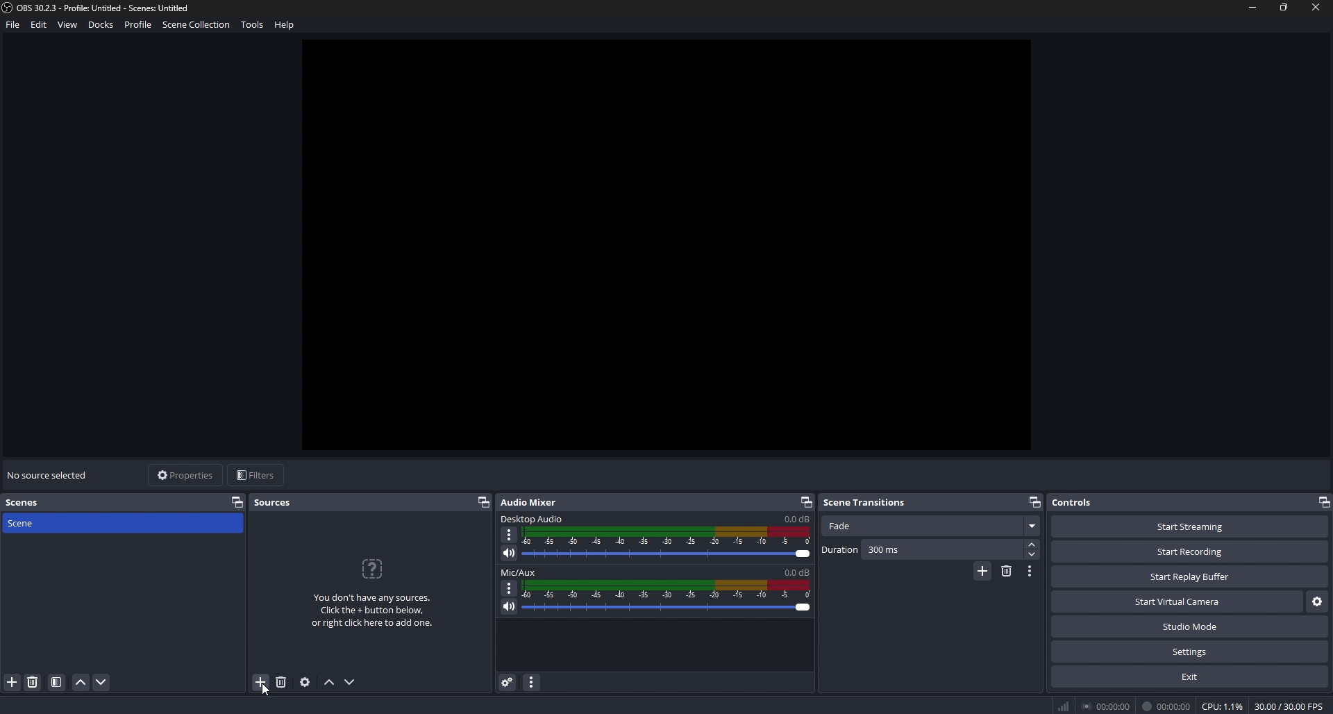 The width and height of the screenshot is (1333, 714). Describe the element at coordinates (305, 682) in the screenshot. I see `source properties` at that location.